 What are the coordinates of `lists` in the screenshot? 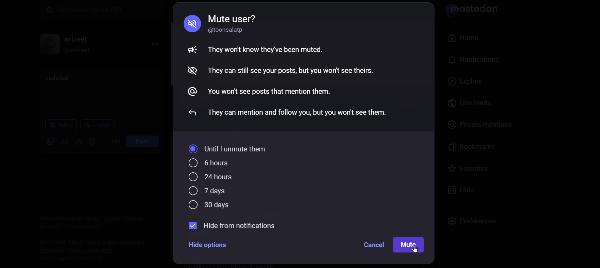 It's located at (464, 189).